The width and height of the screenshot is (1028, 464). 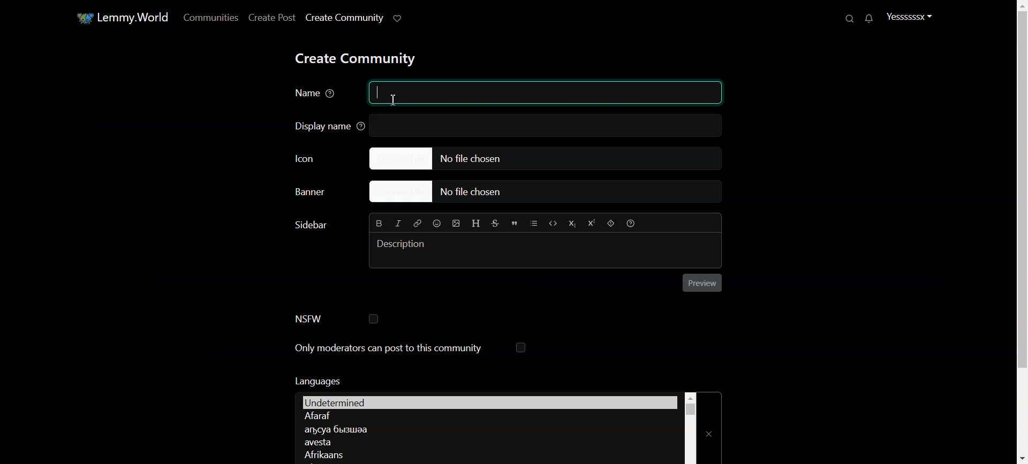 What do you see at coordinates (456, 223) in the screenshot?
I see `Insert Picture` at bounding box center [456, 223].